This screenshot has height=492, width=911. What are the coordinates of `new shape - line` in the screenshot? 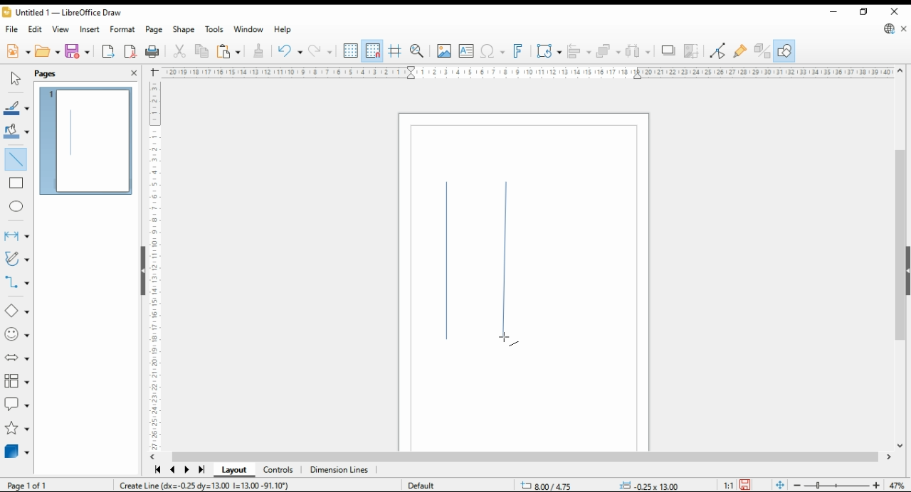 It's located at (505, 262).